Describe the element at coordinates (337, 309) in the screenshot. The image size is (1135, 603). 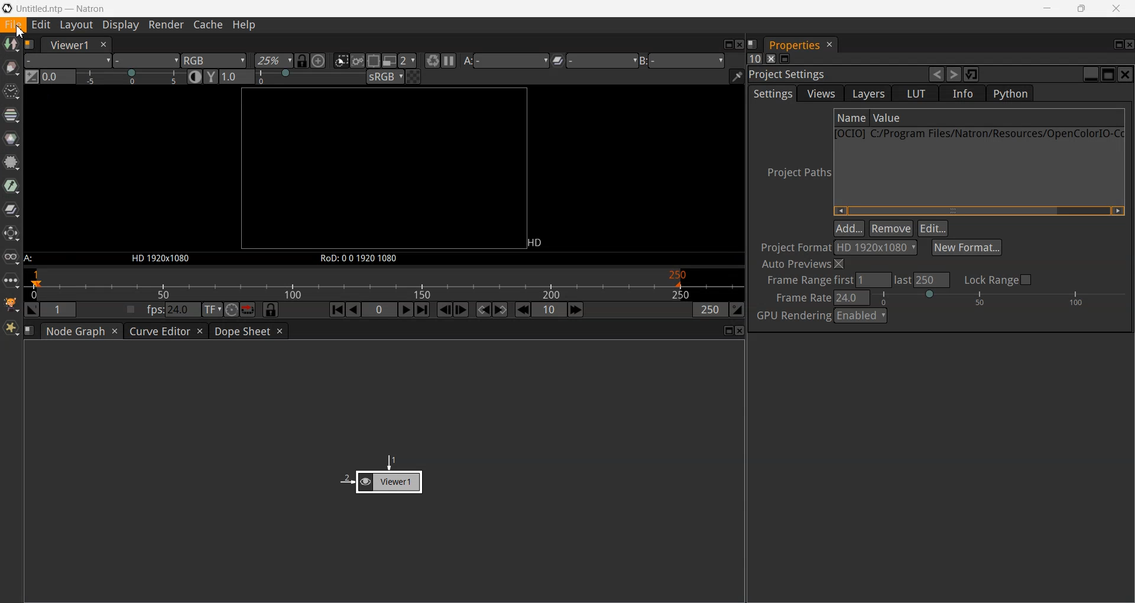
I see `First frame` at that location.